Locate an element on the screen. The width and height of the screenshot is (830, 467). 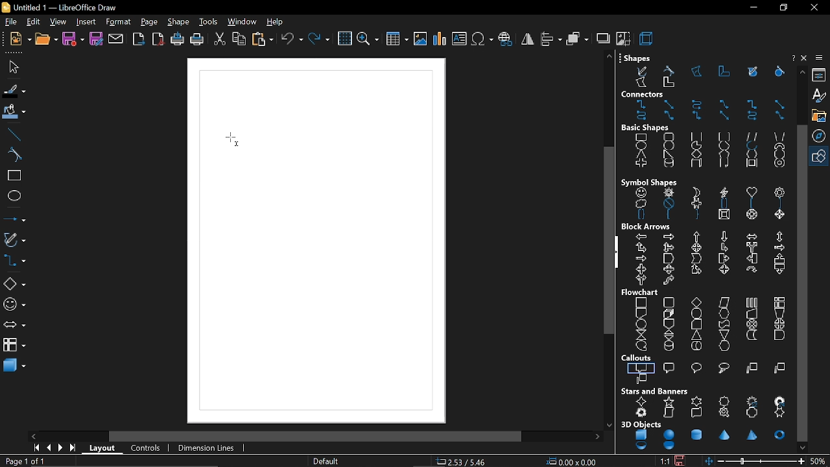
cloud is located at coordinates (722, 368).